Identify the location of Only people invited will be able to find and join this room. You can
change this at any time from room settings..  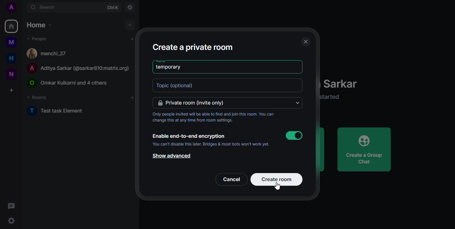
(214, 118).